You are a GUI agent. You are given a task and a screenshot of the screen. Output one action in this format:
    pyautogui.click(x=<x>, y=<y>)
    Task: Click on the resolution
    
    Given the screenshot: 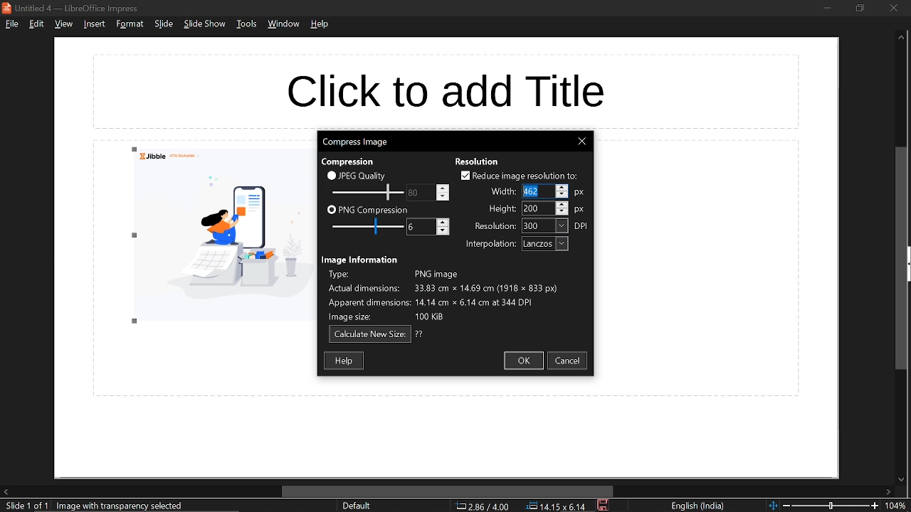 What is the action you would take?
    pyautogui.click(x=492, y=227)
    